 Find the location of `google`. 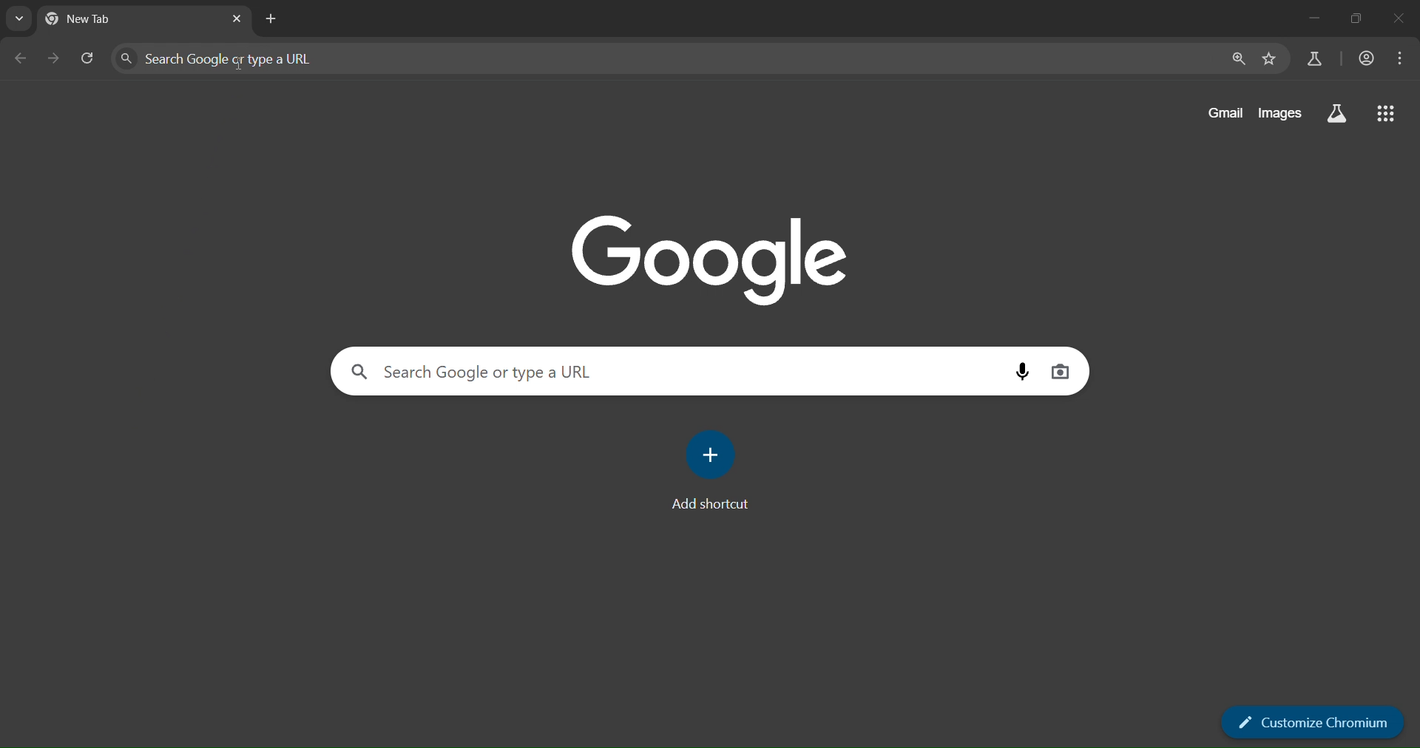

google is located at coordinates (709, 259).